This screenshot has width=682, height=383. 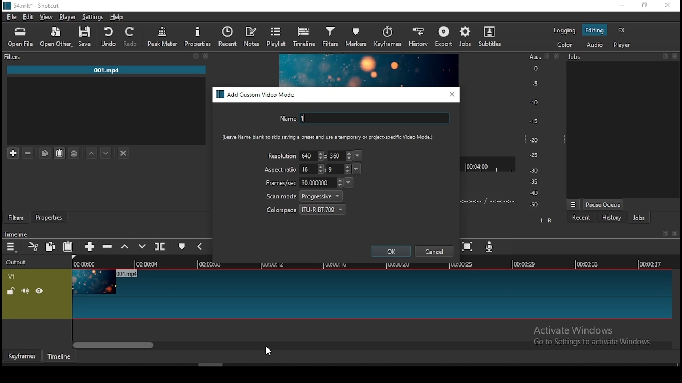 I want to click on recent, so click(x=228, y=35).